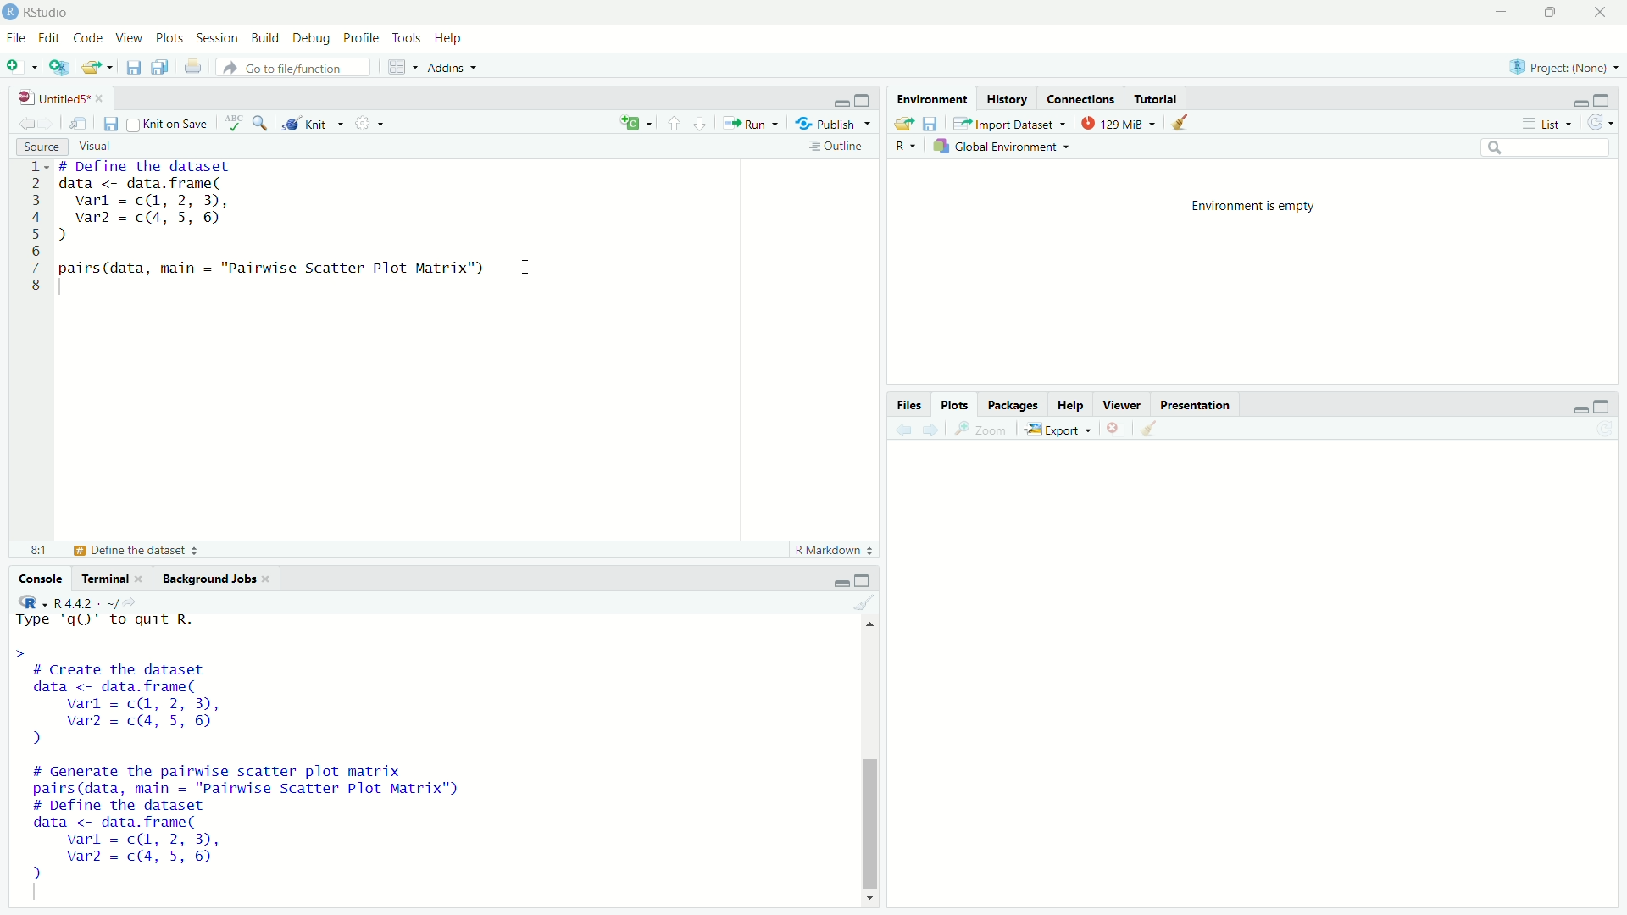 This screenshot has height=915, width=1627. Describe the element at coordinates (213, 579) in the screenshot. I see `Background Jobs` at that location.